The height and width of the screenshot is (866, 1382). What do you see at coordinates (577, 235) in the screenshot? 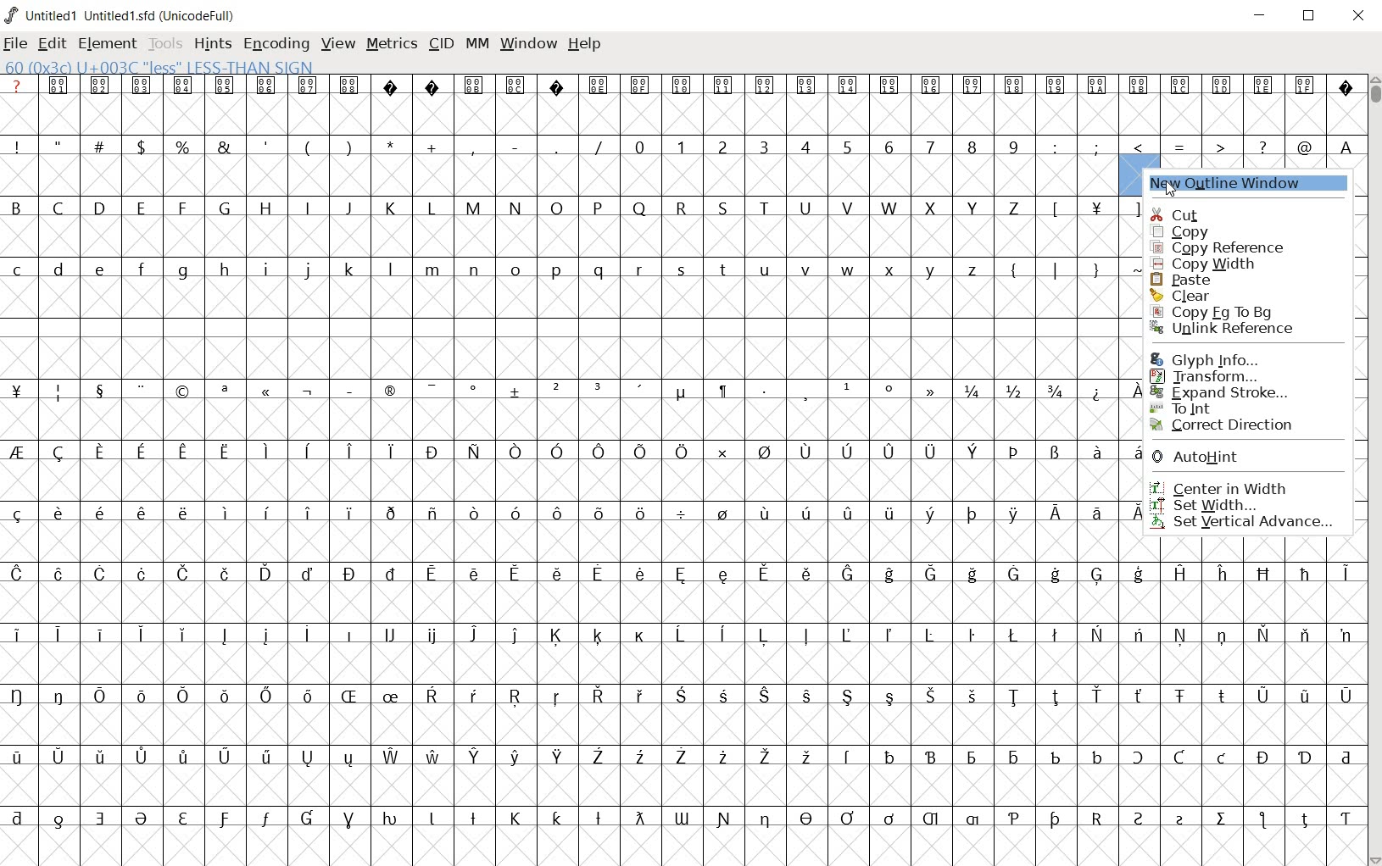
I see `empty cells` at bounding box center [577, 235].